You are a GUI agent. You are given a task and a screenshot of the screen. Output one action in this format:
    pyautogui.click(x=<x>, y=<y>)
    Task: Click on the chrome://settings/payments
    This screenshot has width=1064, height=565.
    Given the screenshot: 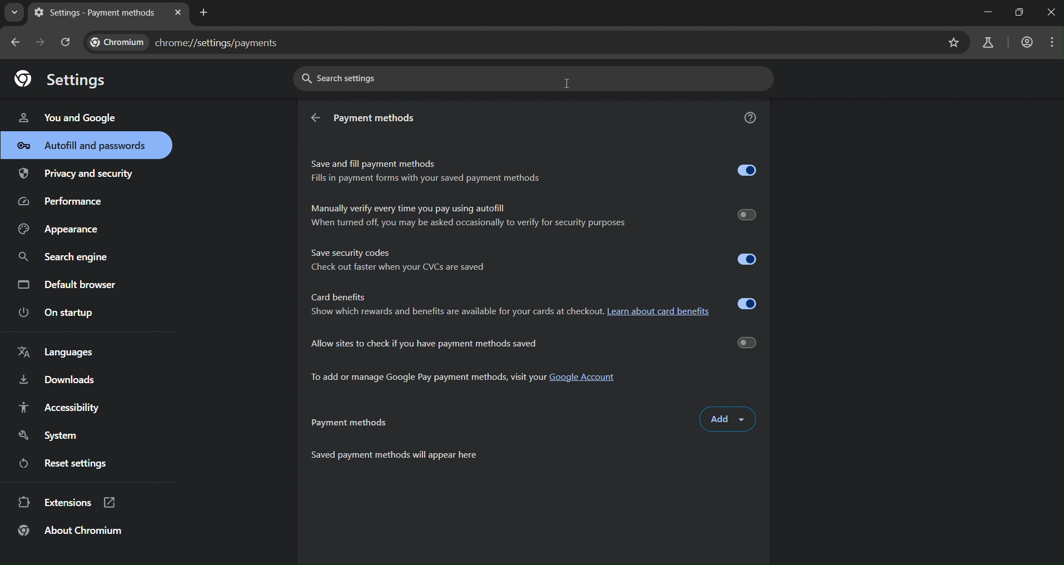 What is the action you would take?
    pyautogui.click(x=186, y=42)
    